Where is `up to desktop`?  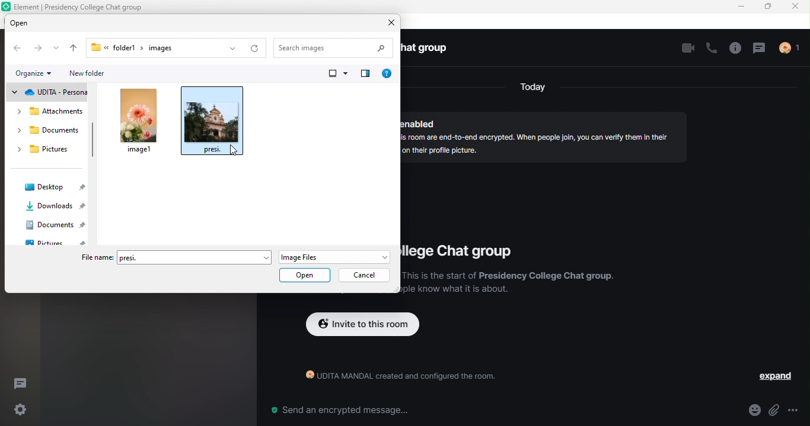 up to desktop is located at coordinates (72, 49).